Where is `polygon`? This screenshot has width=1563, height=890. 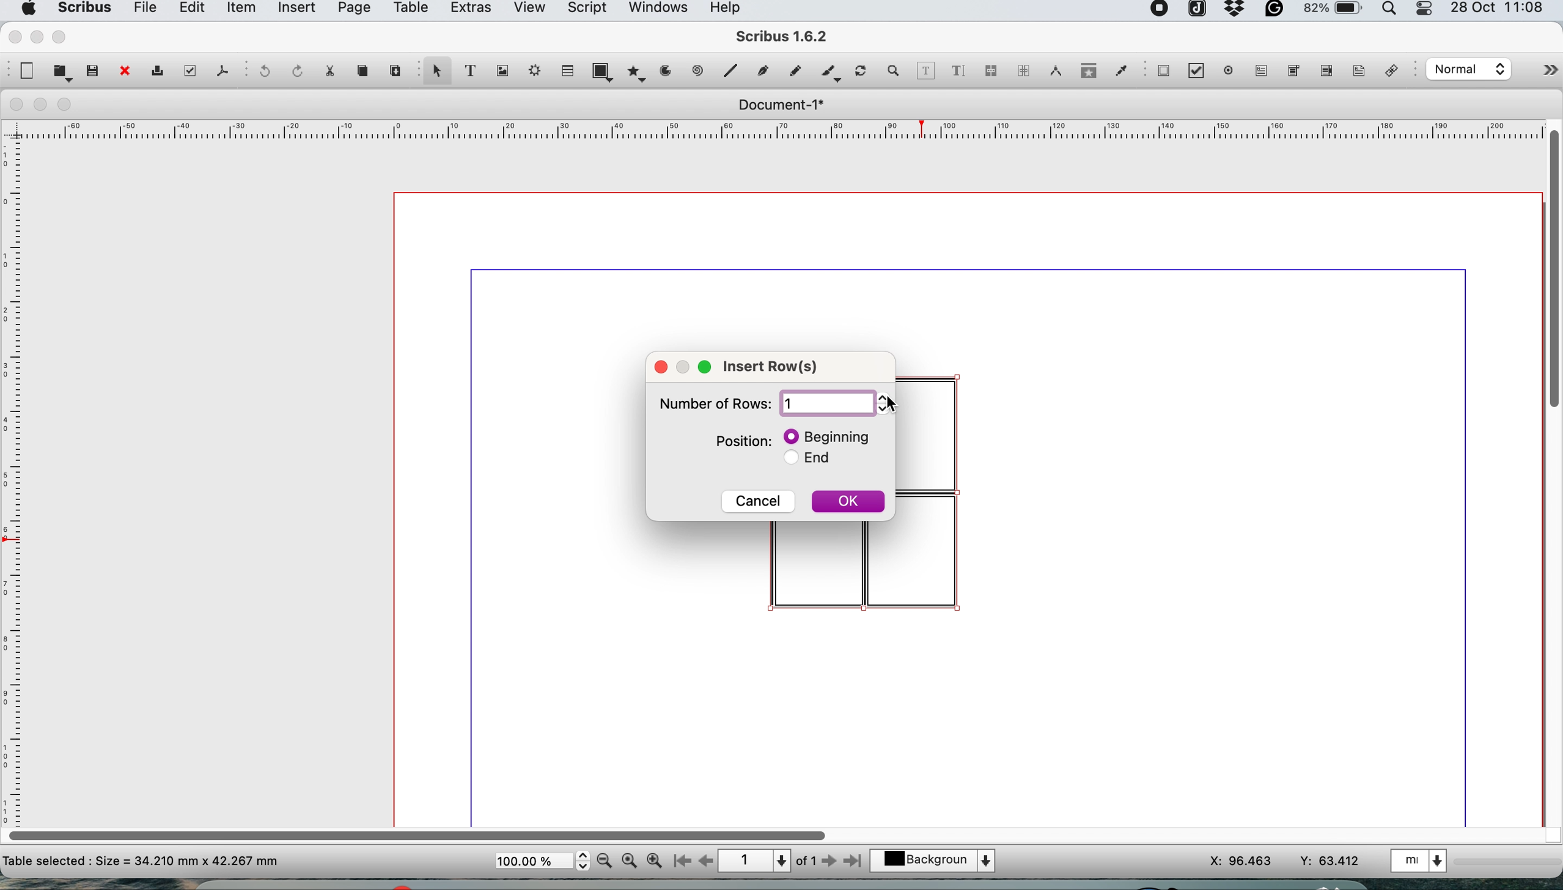
polygon is located at coordinates (639, 71).